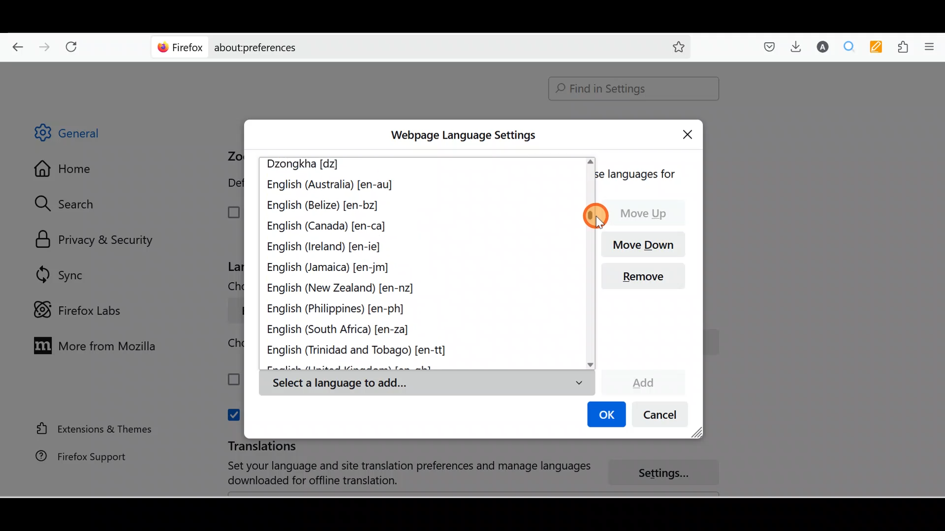 This screenshot has width=945, height=531. I want to click on English (Trinidad and Tobago) [en-tt], so click(363, 351).